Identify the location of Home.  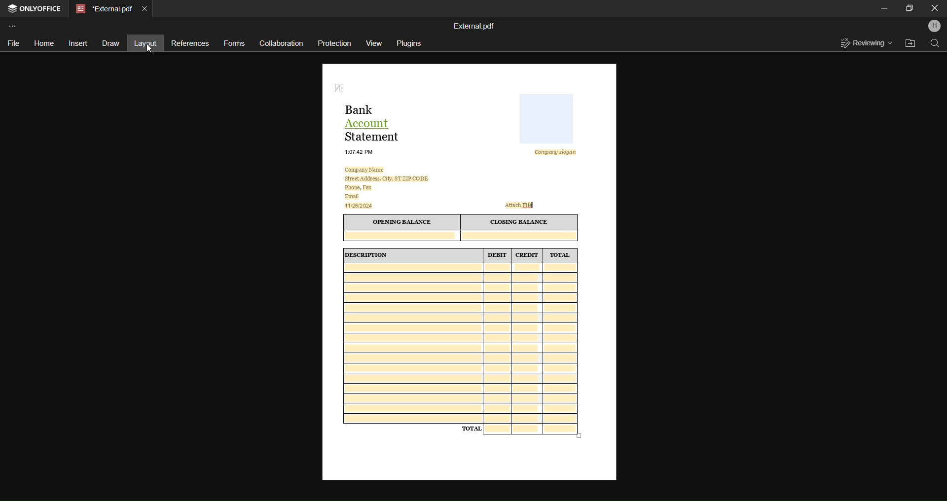
(44, 44).